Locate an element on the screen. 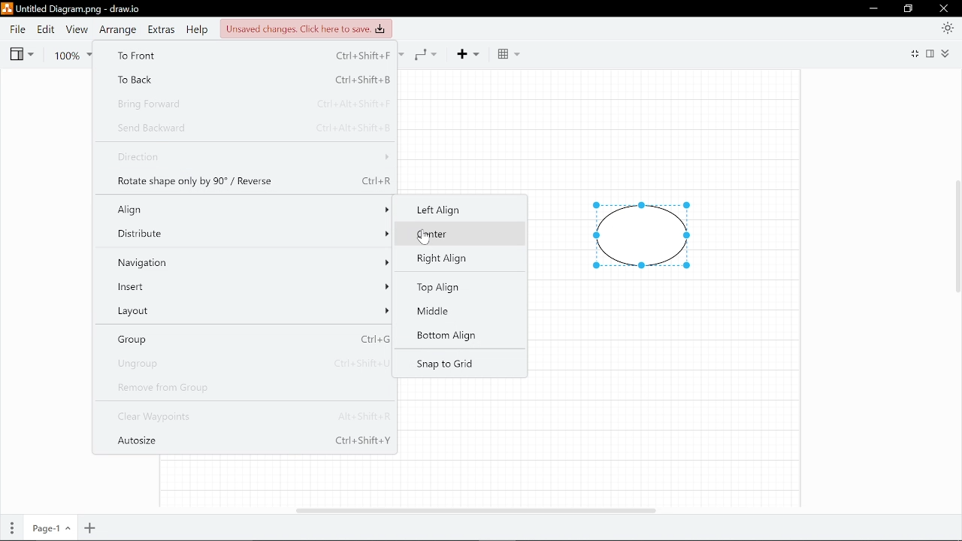 The width and height of the screenshot is (962, 541). Unsaved changes. Click here to save is located at coordinates (304, 28).